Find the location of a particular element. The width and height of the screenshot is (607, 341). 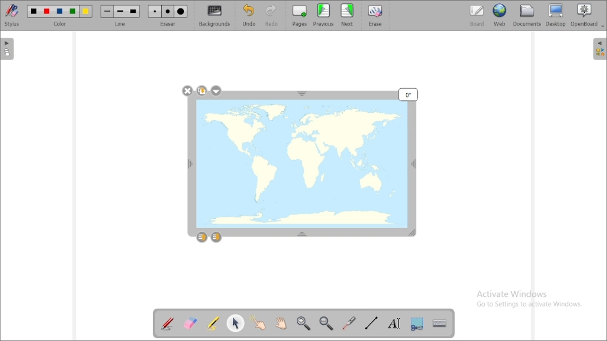

duplicate is located at coordinates (202, 91).